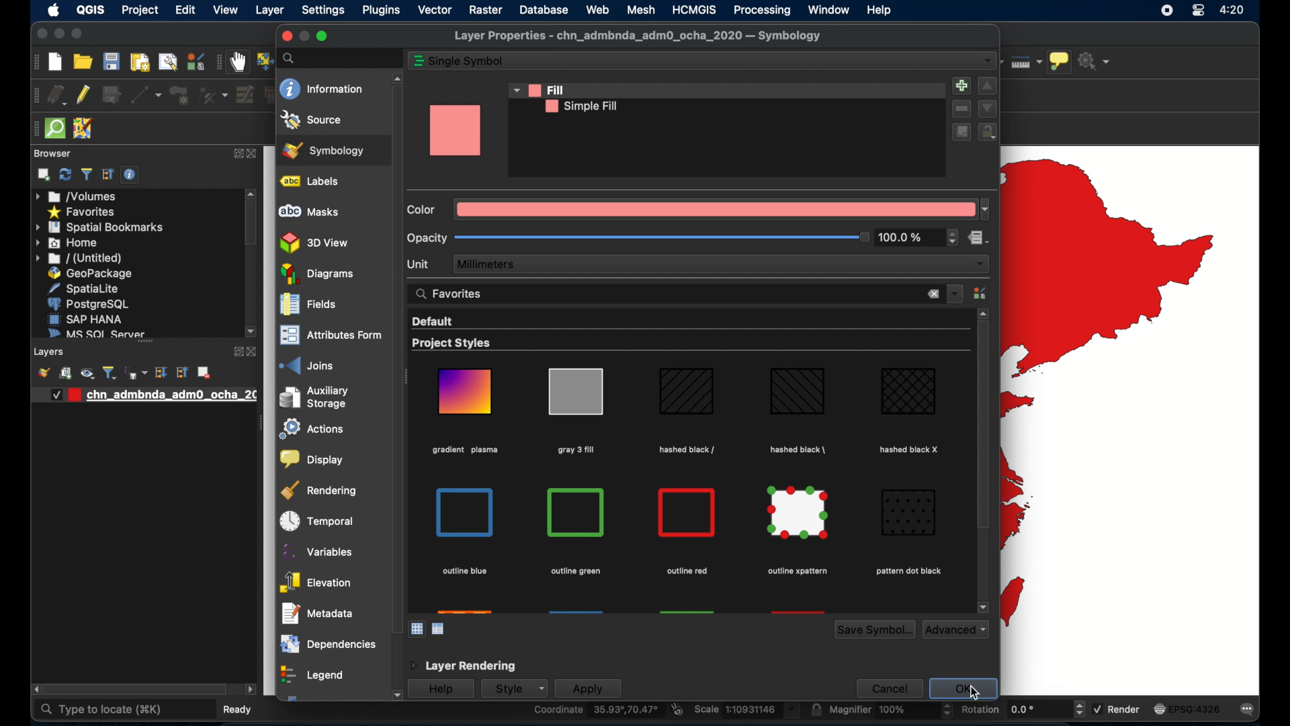  I want to click on quicksom, so click(54, 129).